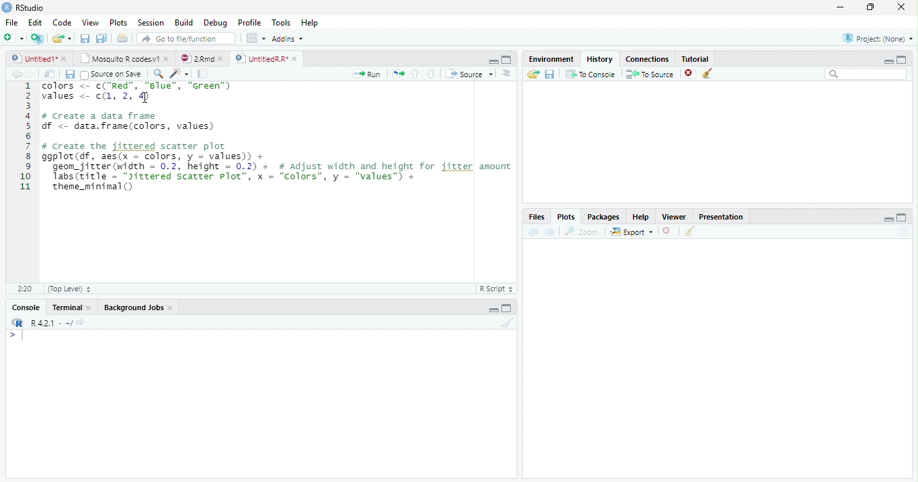 This screenshot has height=482, width=918. I want to click on Create a project, so click(37, 38).